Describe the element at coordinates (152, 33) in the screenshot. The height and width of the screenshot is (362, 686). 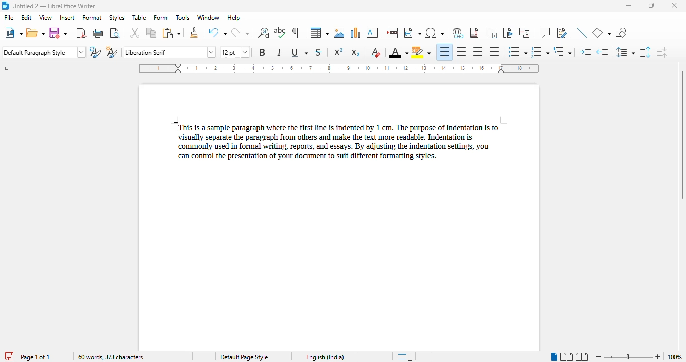
I see `copy` at that location.